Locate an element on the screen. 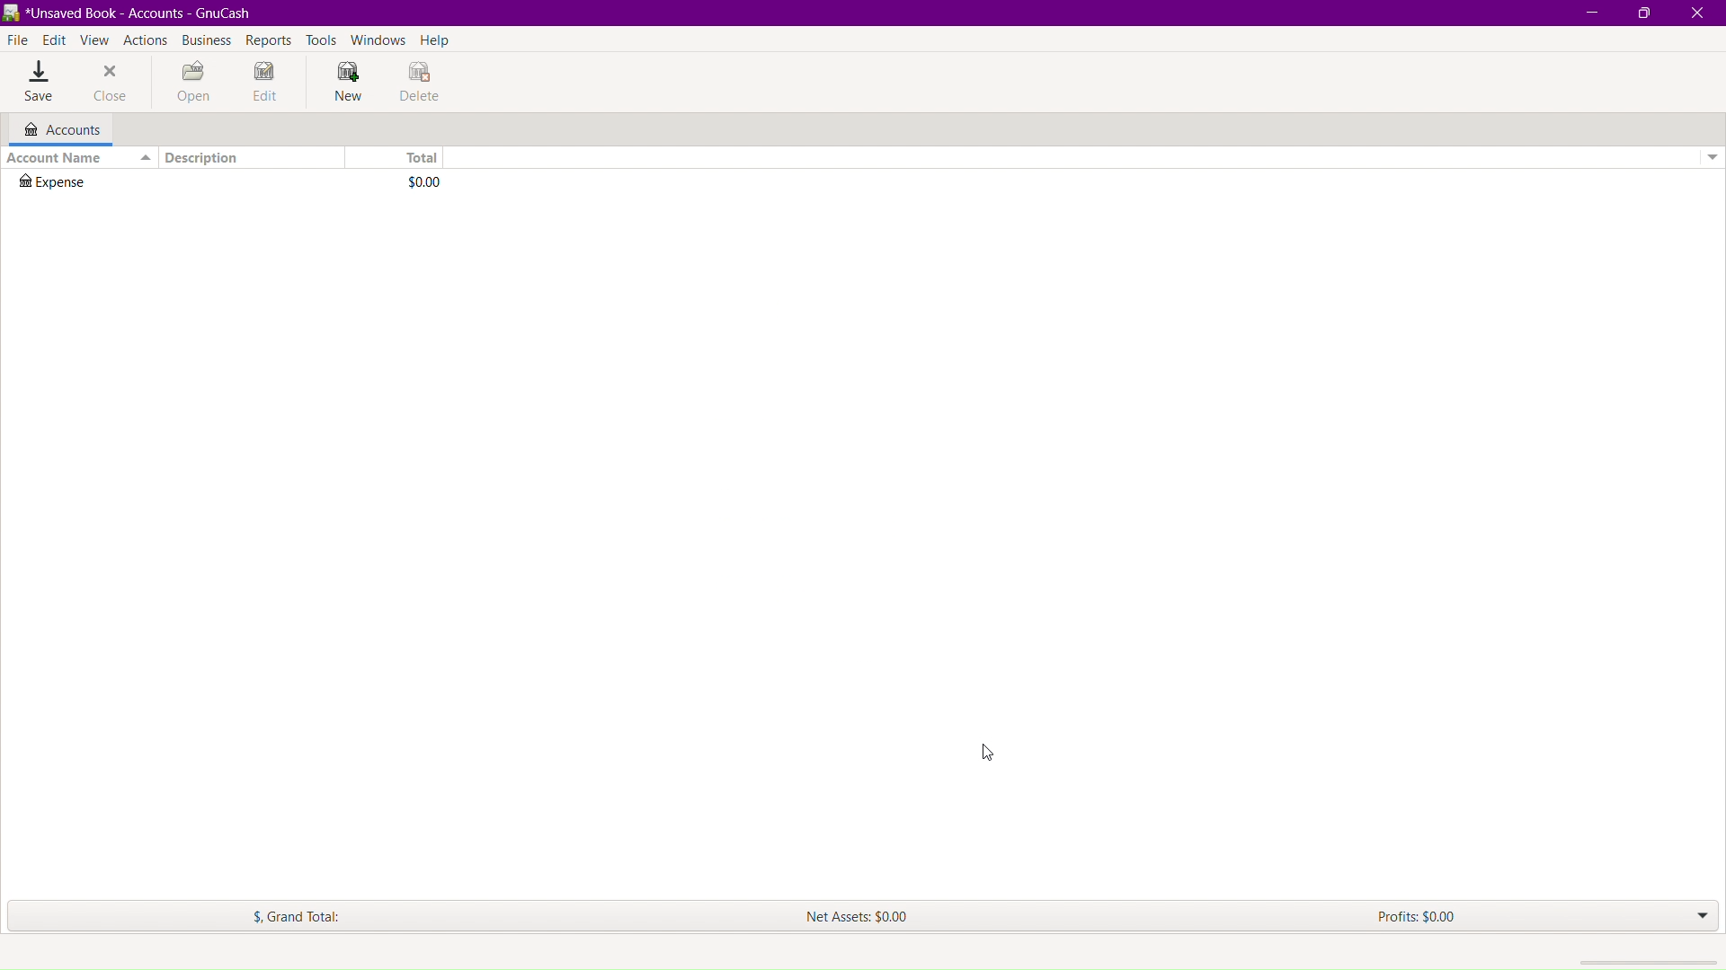 This screenshot has width=1726, height=970. Reports is located at coordinates (265, 38).